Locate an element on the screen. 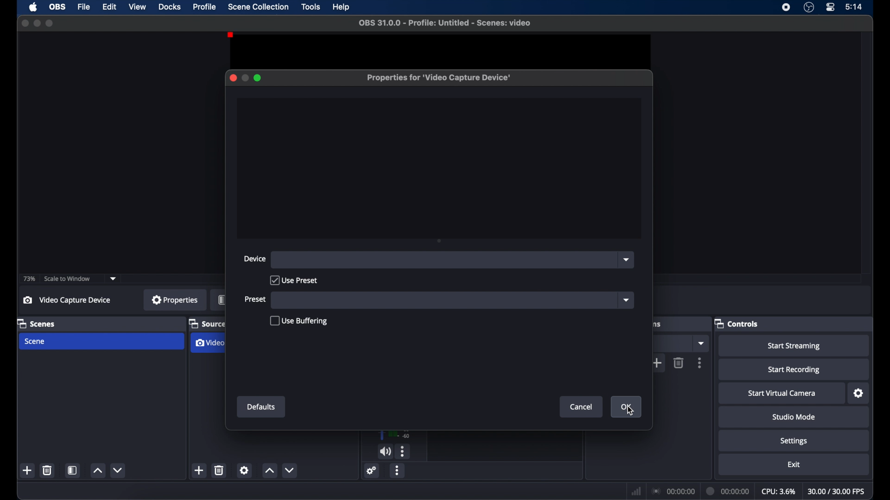 This screenshot has width=890, height=500. delete is located at coordinates (679, 363).